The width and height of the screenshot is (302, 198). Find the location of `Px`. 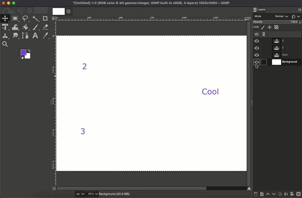

Px is located at coordinates (79, 194).